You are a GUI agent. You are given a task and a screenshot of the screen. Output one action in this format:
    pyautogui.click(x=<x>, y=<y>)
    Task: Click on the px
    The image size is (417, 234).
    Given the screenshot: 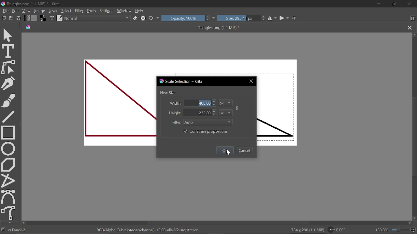 What is the action you would take?
    pyautogui.click(x=225, y=112)
    